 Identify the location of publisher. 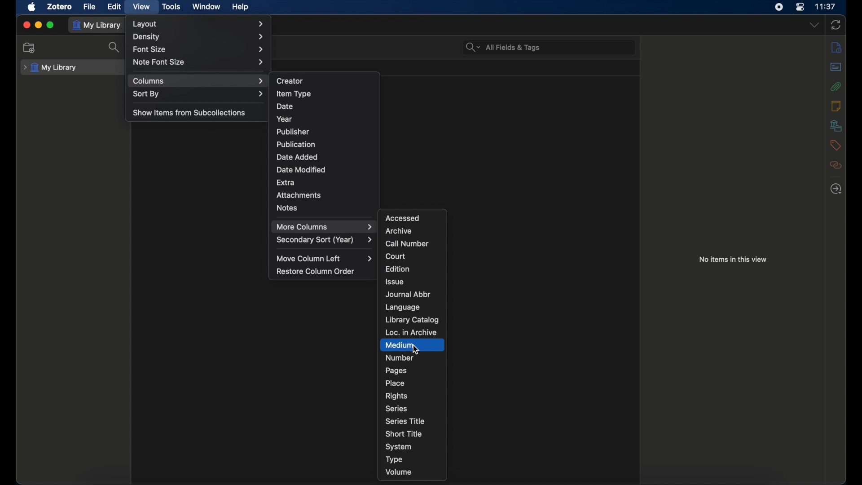
(293, 132).